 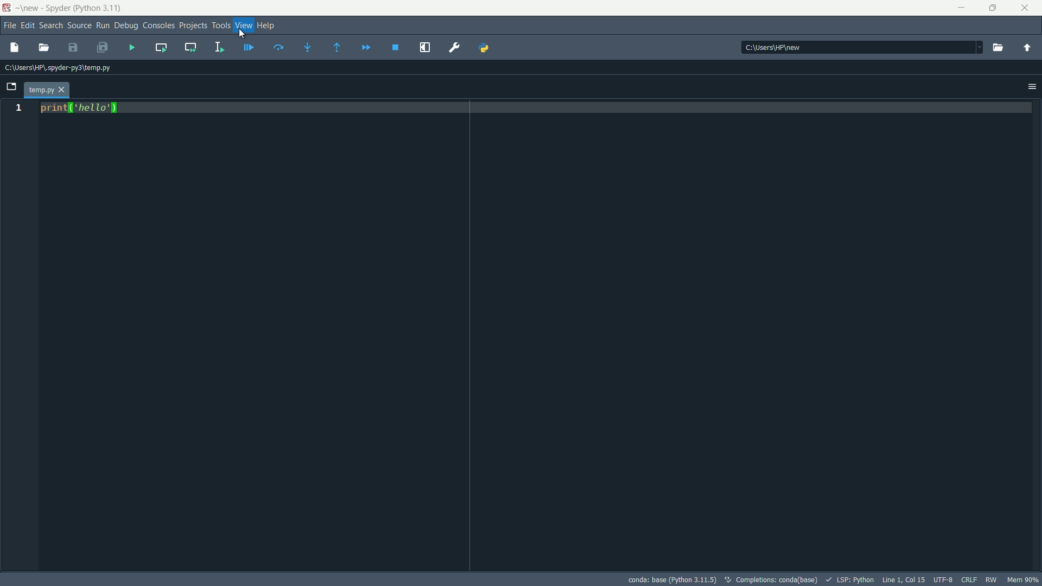 I want to click on Line1, col 15, so click(x=904, y=579).